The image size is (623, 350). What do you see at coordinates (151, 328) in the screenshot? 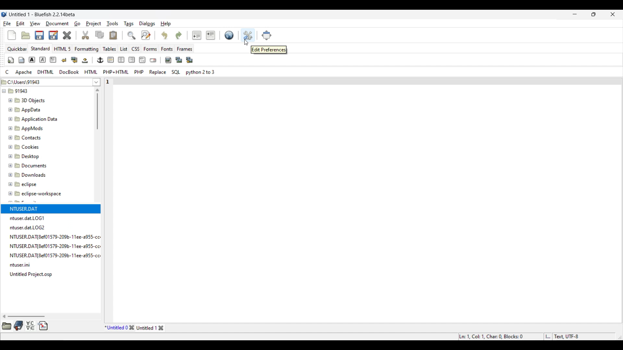
I see `Other tab` at bounding box center [151, 328].